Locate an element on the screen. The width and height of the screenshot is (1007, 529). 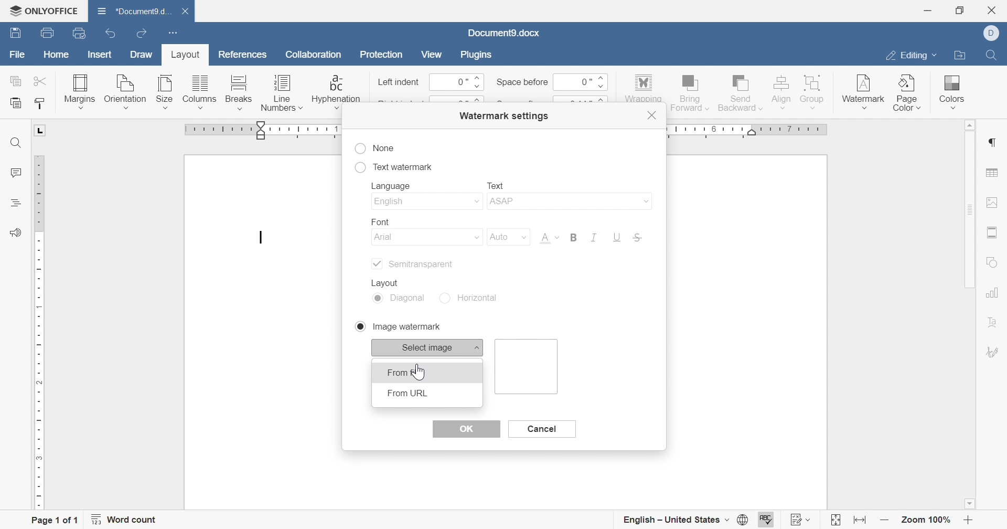
fit to width is located at coordinates (858, 522).